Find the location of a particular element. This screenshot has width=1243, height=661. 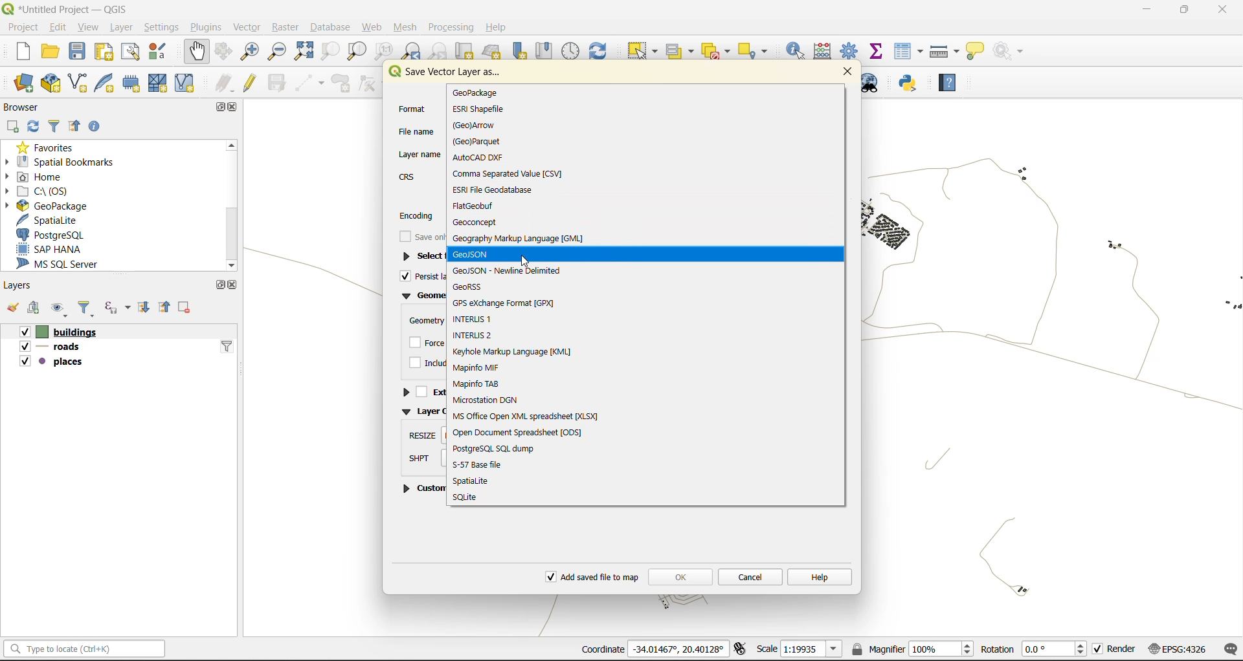

select is located at coordinates (640, 51).